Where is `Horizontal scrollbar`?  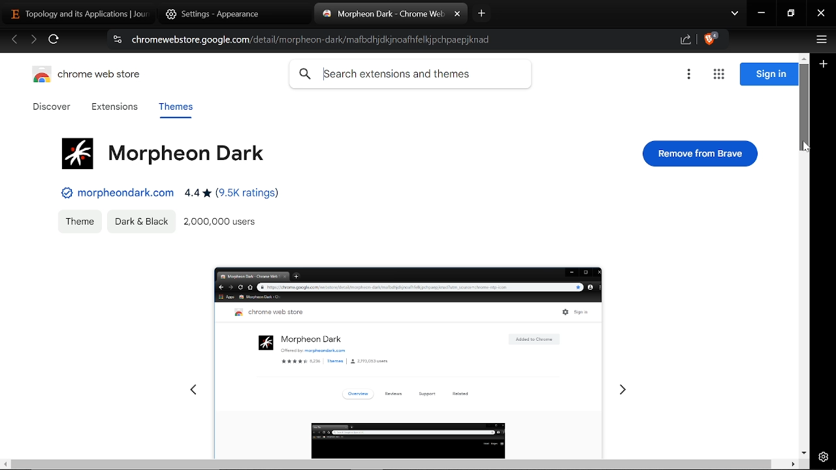
Horizontal scrollbar is located at coordinates (391, 464).